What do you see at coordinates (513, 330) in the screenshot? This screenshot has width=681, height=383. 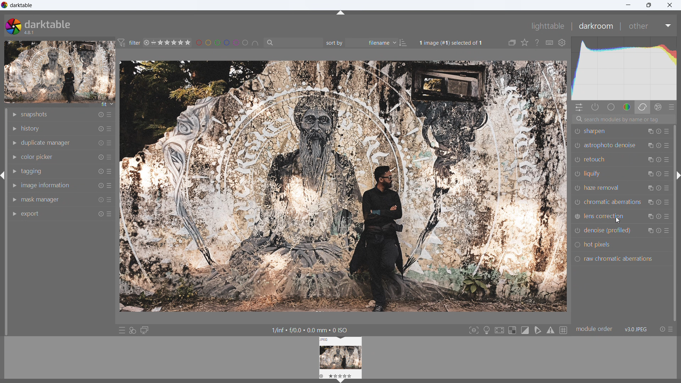 I see `toggle indication for raw overexposure` at bounding box center [513, 330].